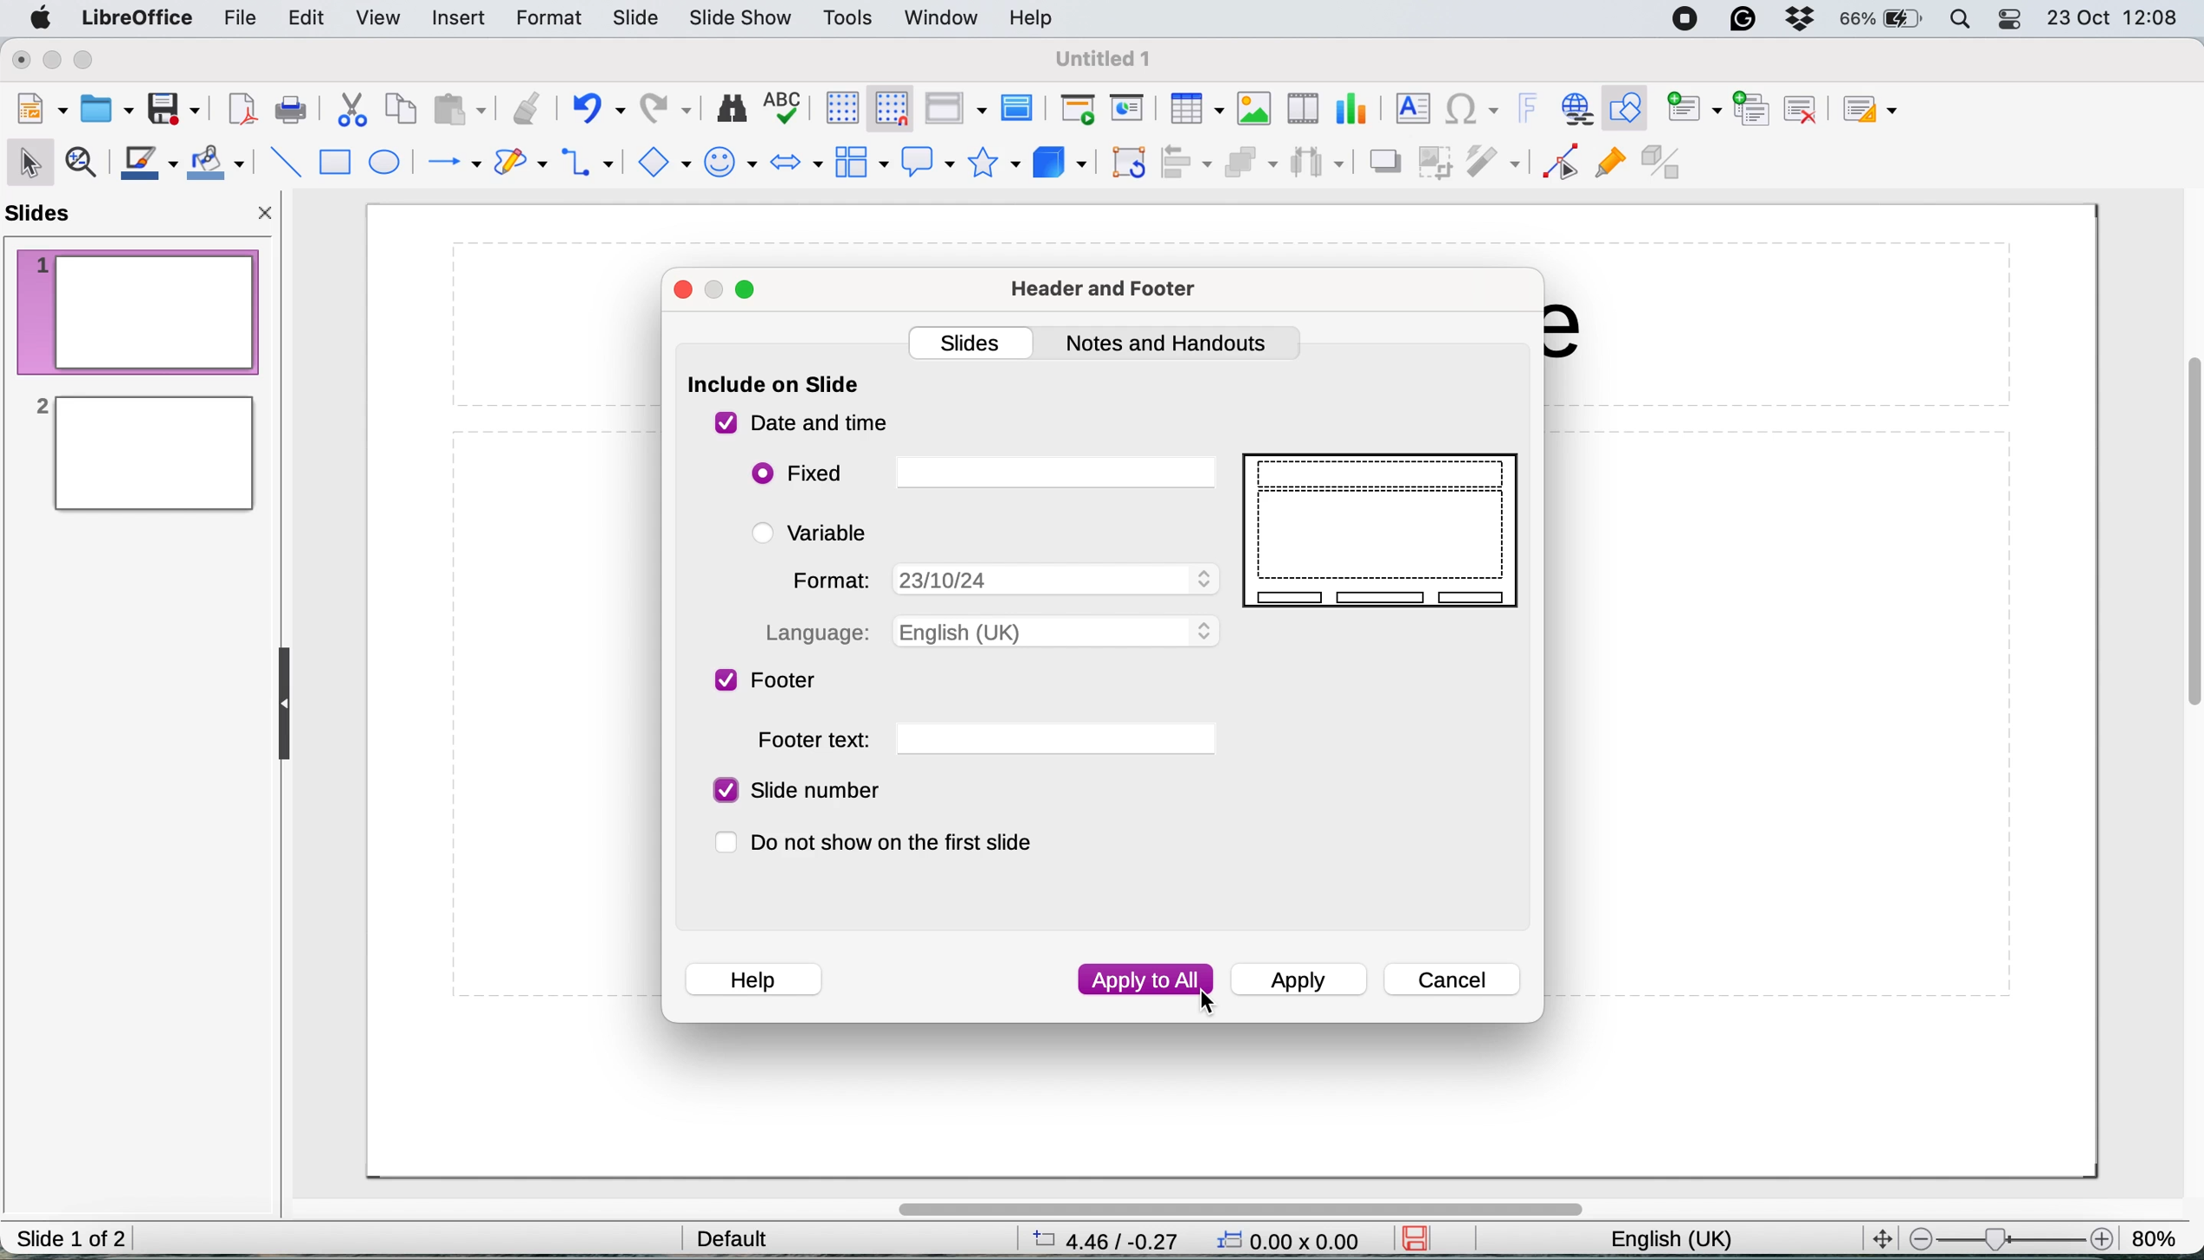 The width and height of the screenshot is (2204, 1260). What do you see at coordinates (786, 104) in the screenshot?
I see `spelling` at bounding box center [786, 104].